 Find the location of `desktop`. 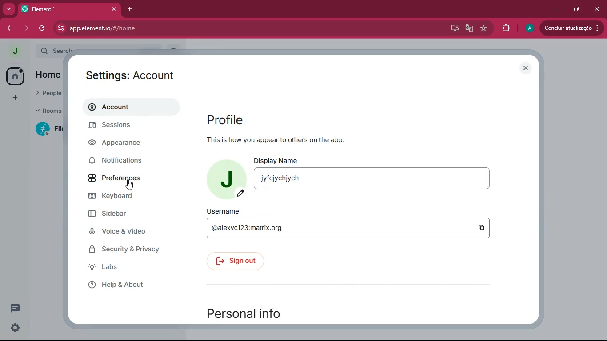

desktop is located at coordinates (451, 28).